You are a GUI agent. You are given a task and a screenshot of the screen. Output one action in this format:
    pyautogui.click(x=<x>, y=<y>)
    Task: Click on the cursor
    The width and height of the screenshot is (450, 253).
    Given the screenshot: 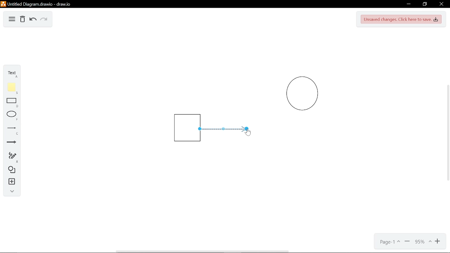 What is the action you would take?
    pyautogui.click(x=248, y=131)
    